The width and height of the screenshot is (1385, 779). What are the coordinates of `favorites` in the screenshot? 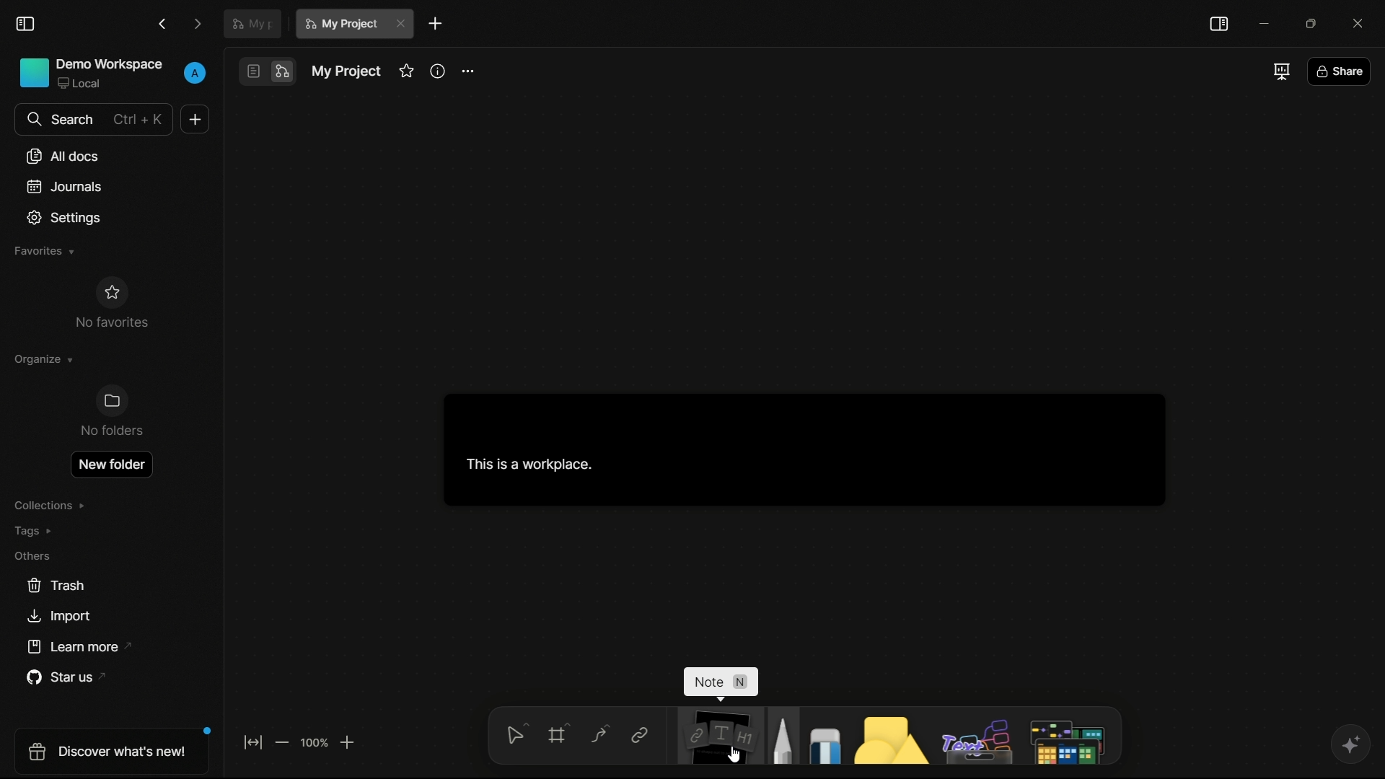 It's located at (405, 72).